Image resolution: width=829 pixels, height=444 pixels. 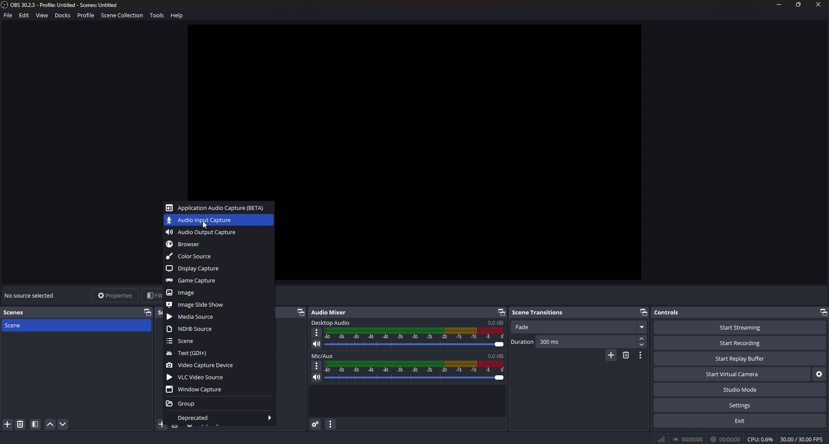 What do you see at coordinates (759, 438) in the screenshot?
I see `0 CPU: 0.69` at bounding box center [759, 438].